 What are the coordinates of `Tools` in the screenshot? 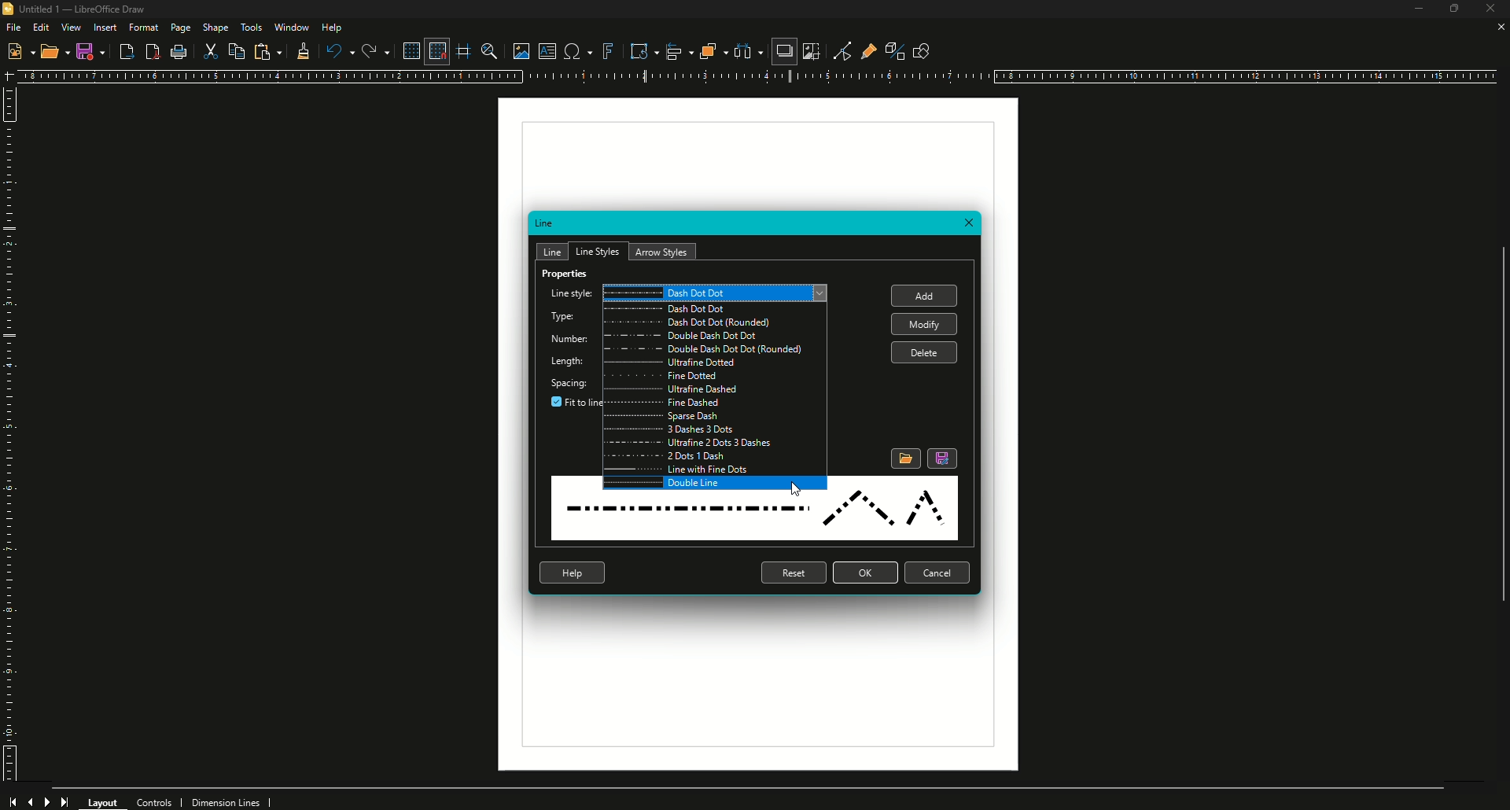 It's located at (251, 28).